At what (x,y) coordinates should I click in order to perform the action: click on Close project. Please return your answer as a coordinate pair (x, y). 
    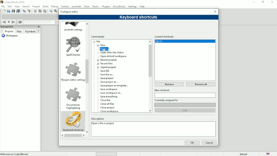
    Looking at the image, I should click on (108, 108).